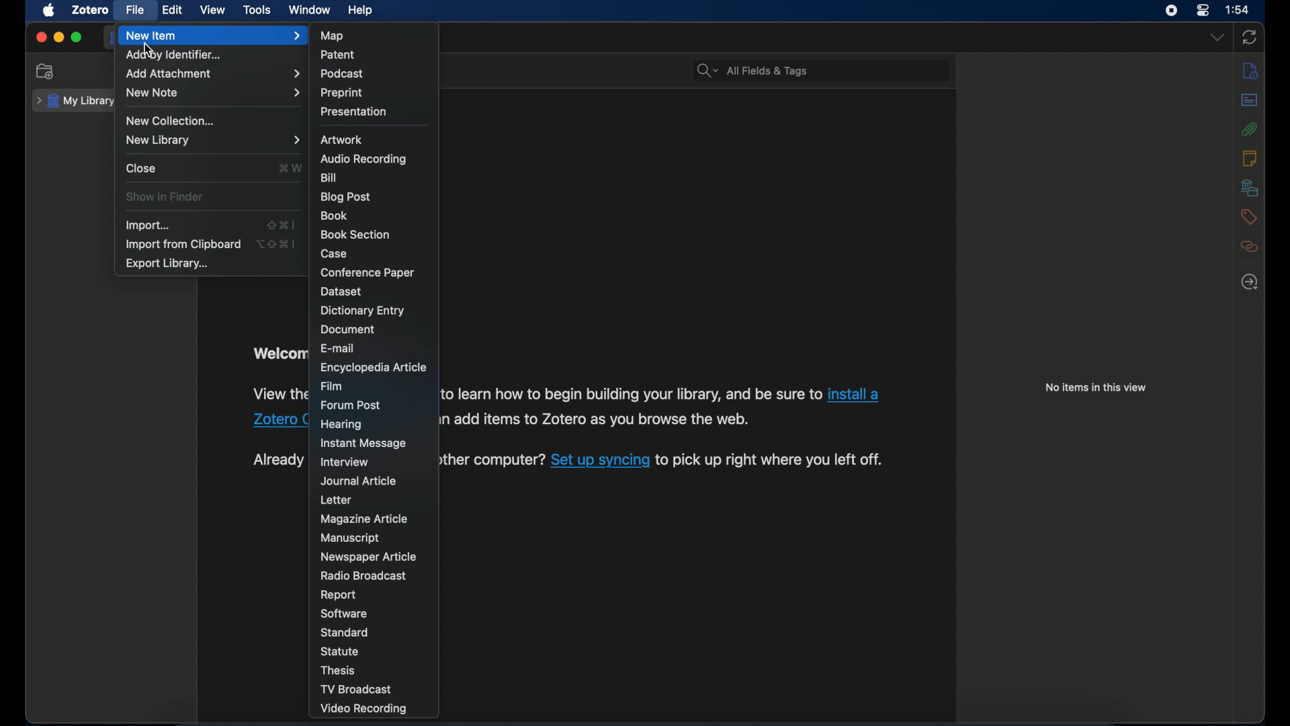  I want to click on my library, so click(75, 101).